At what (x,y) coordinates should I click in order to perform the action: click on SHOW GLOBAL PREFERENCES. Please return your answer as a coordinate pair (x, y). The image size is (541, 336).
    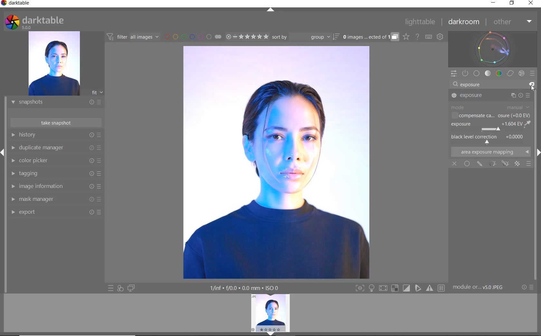
    Looking at the image, I should click on (440, 37).